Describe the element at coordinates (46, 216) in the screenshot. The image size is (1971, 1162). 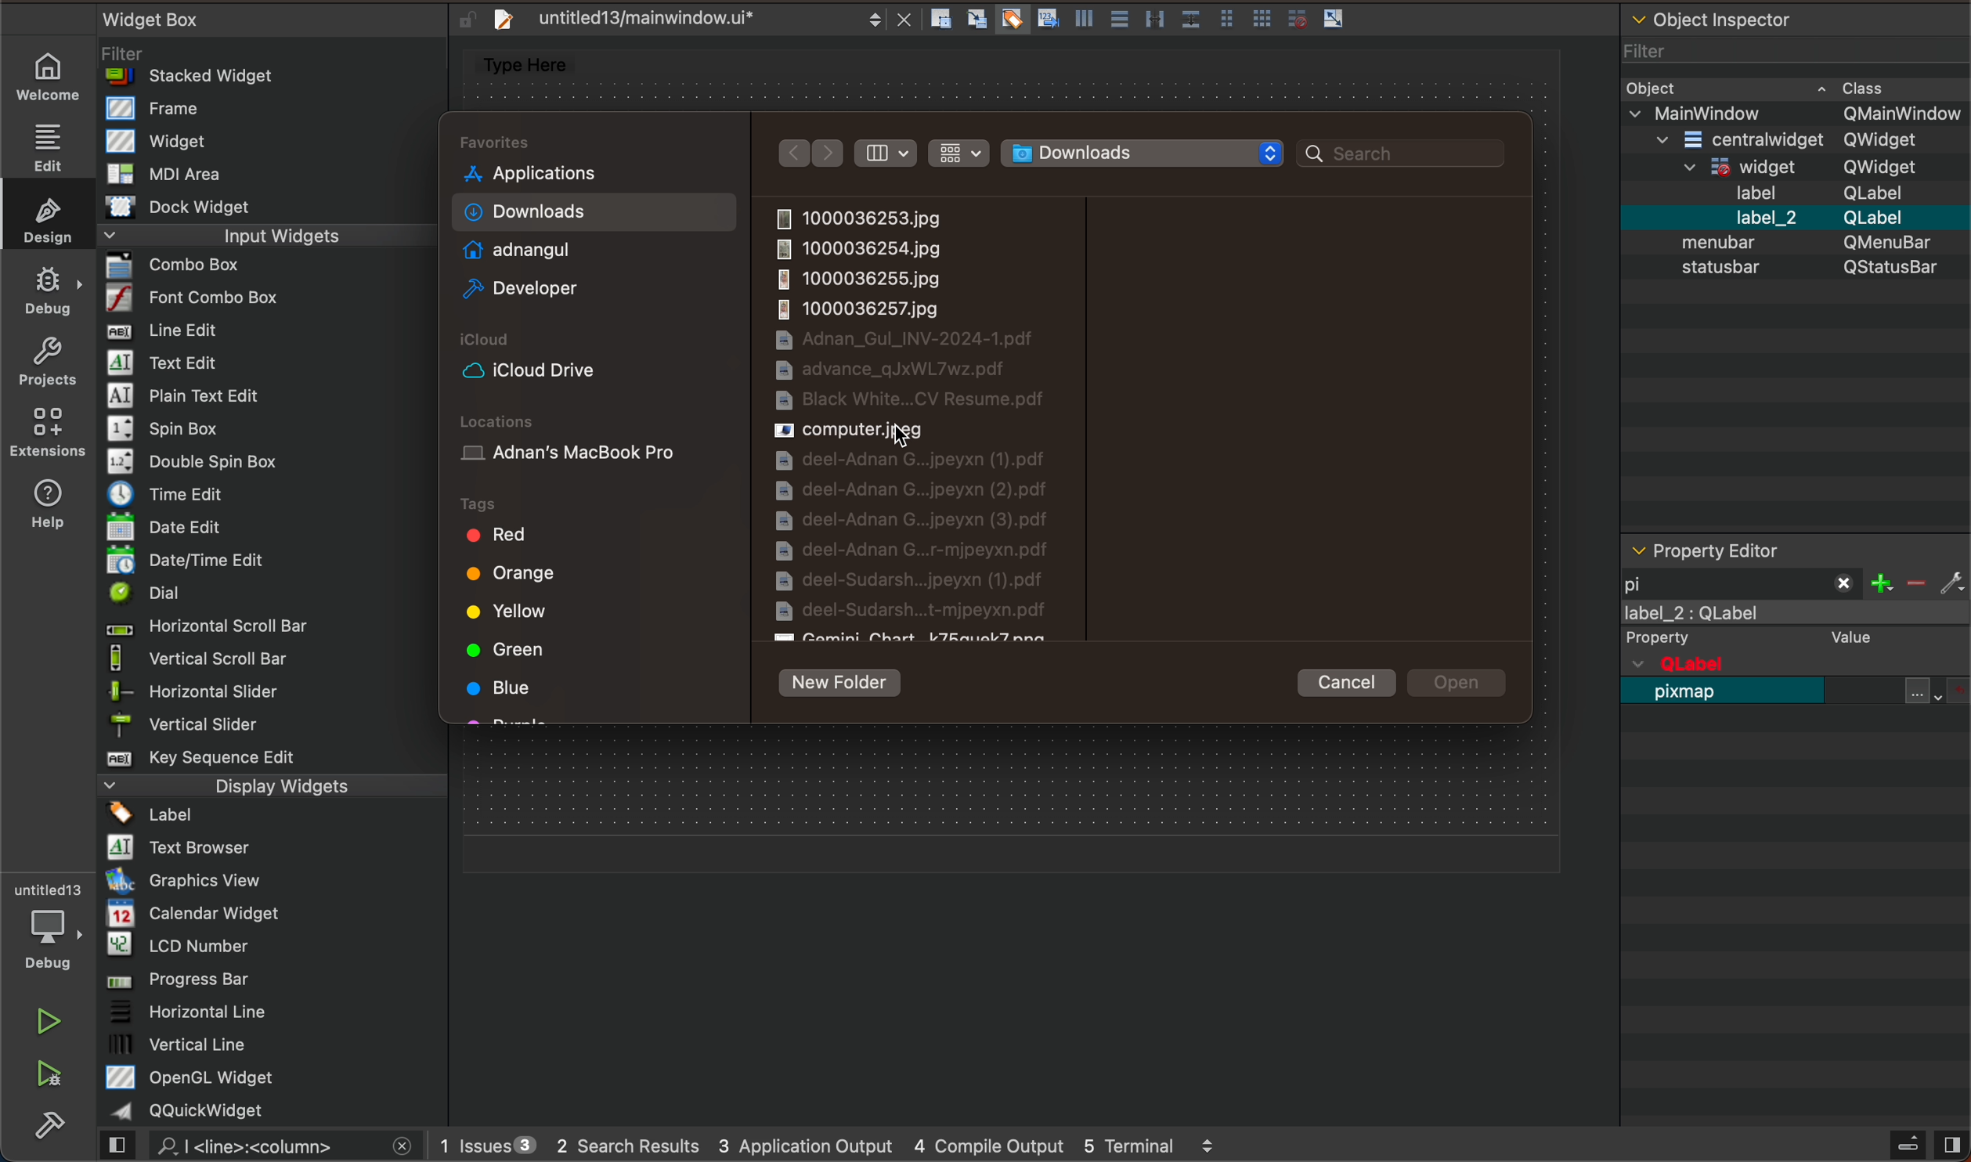
I see `design` at that location.